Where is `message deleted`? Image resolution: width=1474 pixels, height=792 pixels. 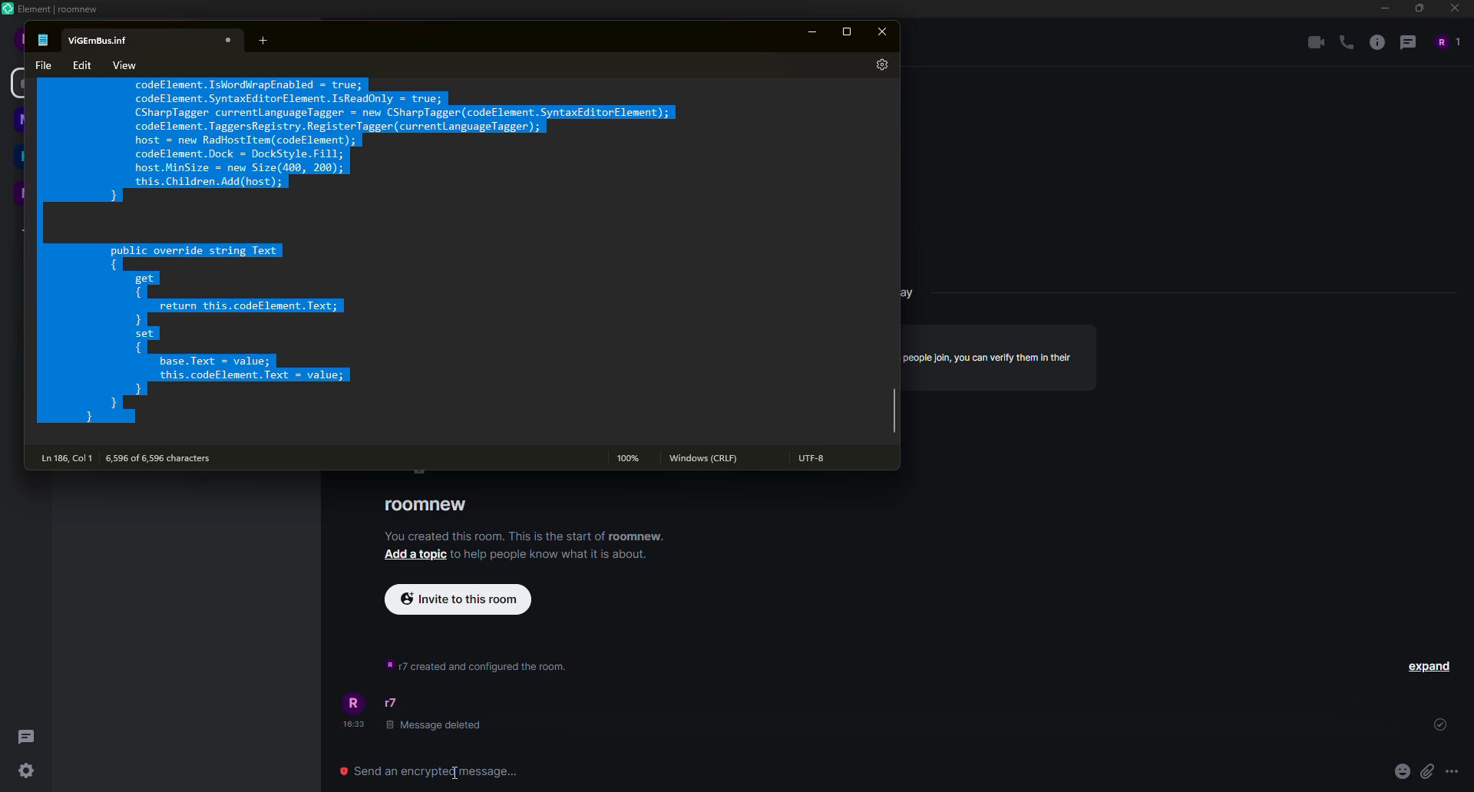
message deleted is located at coordinates (435, 726).